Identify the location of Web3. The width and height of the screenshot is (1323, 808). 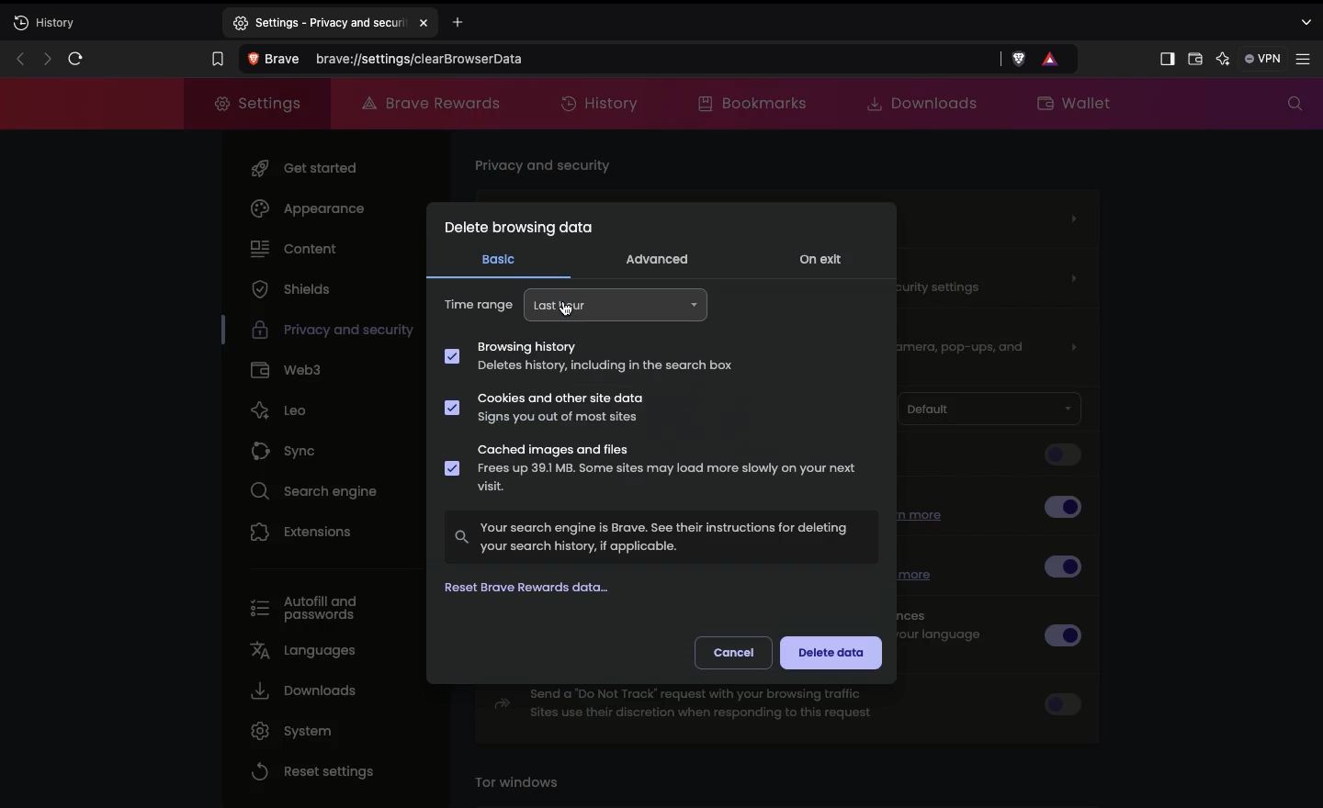
(289, 371).